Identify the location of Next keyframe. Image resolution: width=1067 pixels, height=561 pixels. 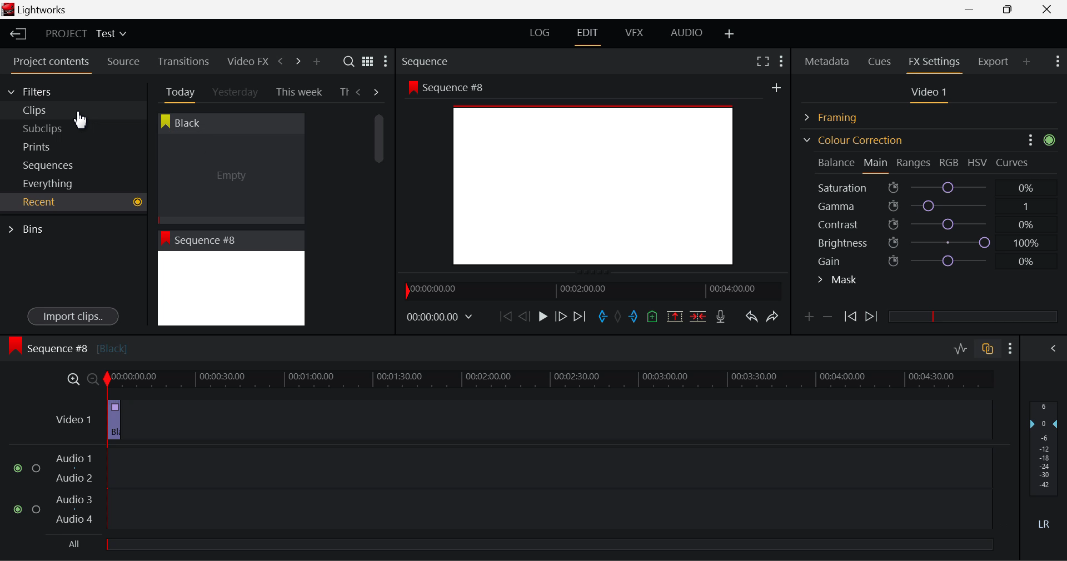
(872, 317).